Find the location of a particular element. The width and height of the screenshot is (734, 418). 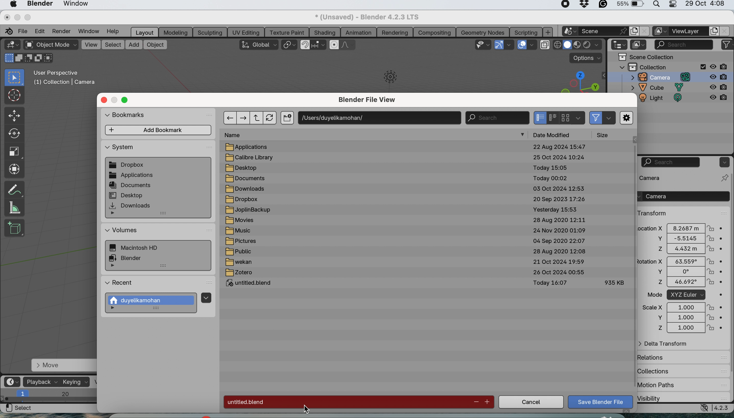

z 1.000 is located at coordinates (683, 328).